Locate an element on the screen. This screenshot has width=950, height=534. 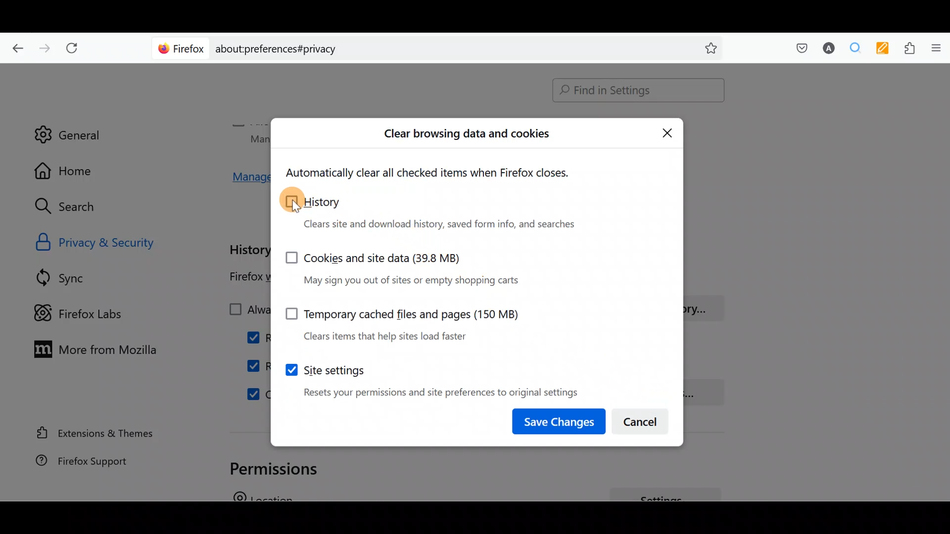
Account name is located at coordinates (826, 49).